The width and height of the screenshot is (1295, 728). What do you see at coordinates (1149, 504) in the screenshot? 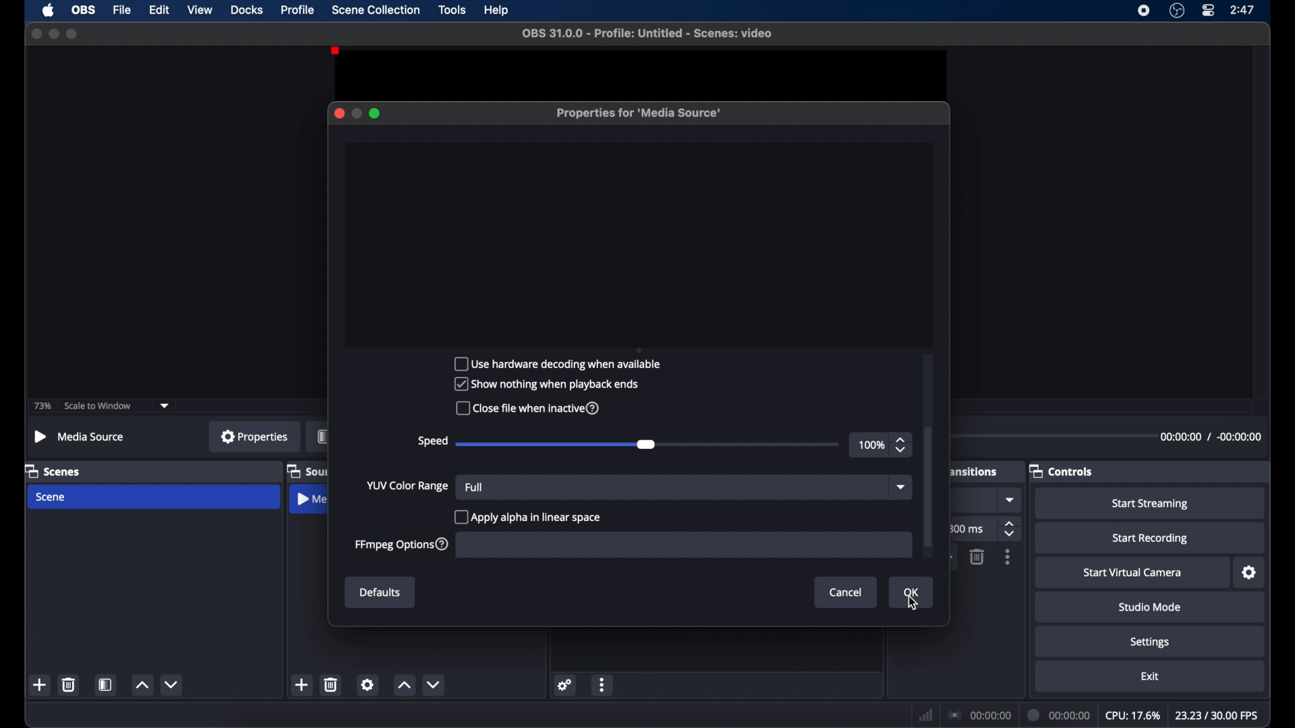
I see `start streaming` at bounding box center [1149, 504].